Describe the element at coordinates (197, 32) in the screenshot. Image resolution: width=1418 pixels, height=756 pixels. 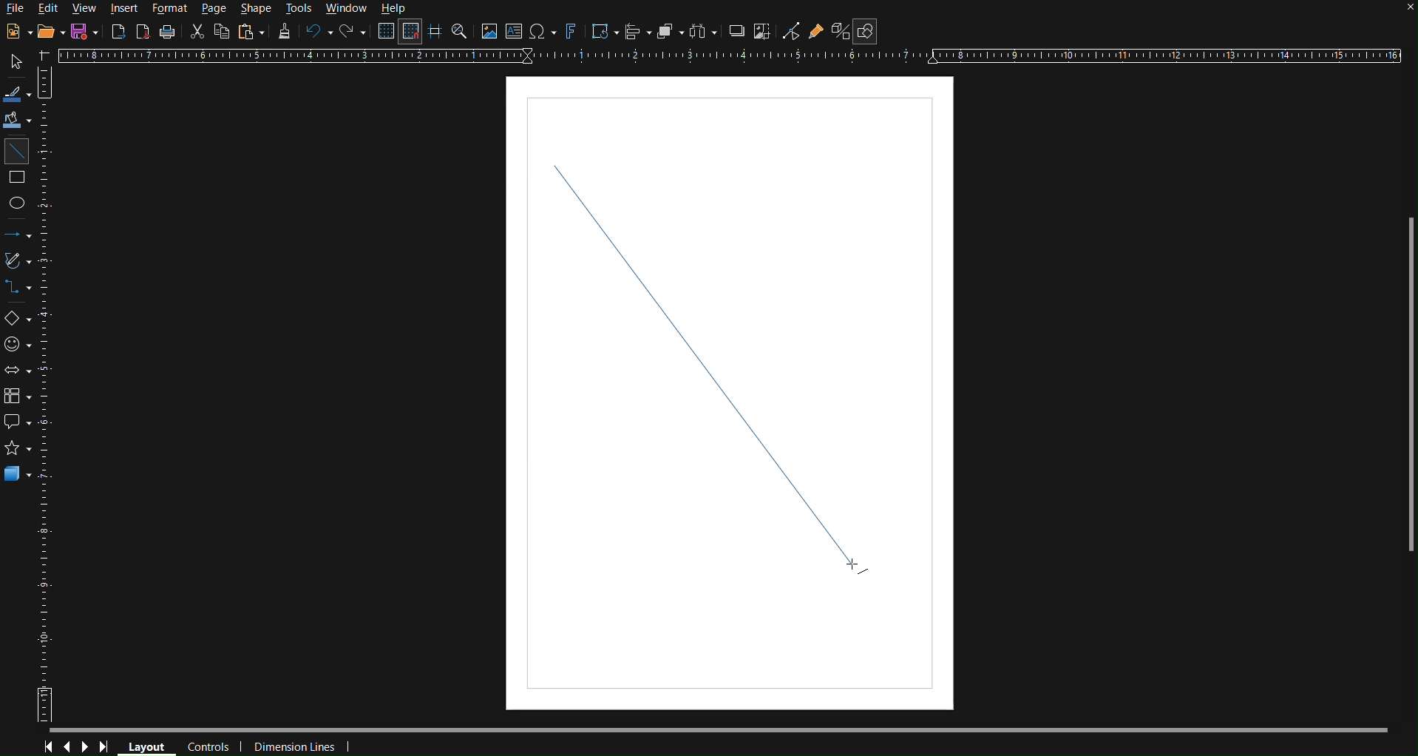
I see `Cut` at that location.